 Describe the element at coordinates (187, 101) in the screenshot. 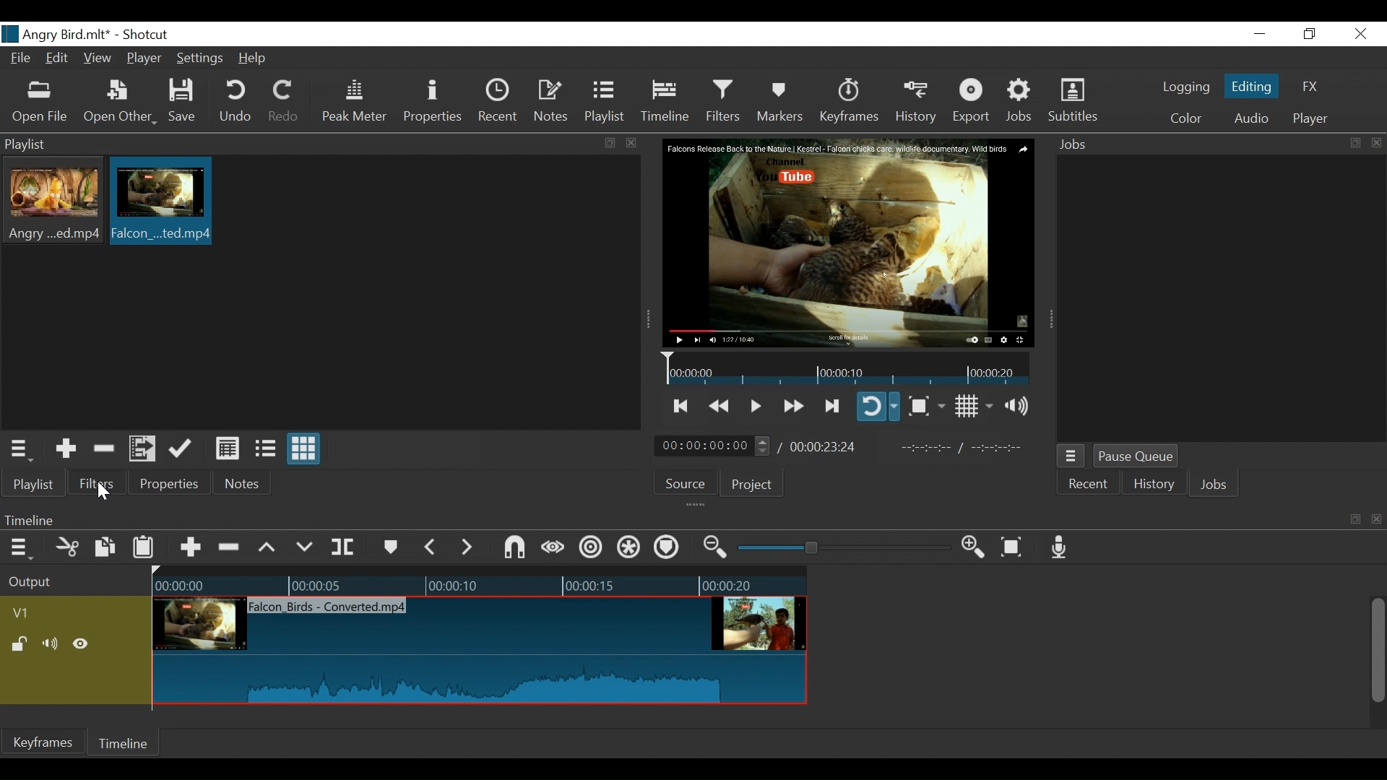

I see `Save` at that location.